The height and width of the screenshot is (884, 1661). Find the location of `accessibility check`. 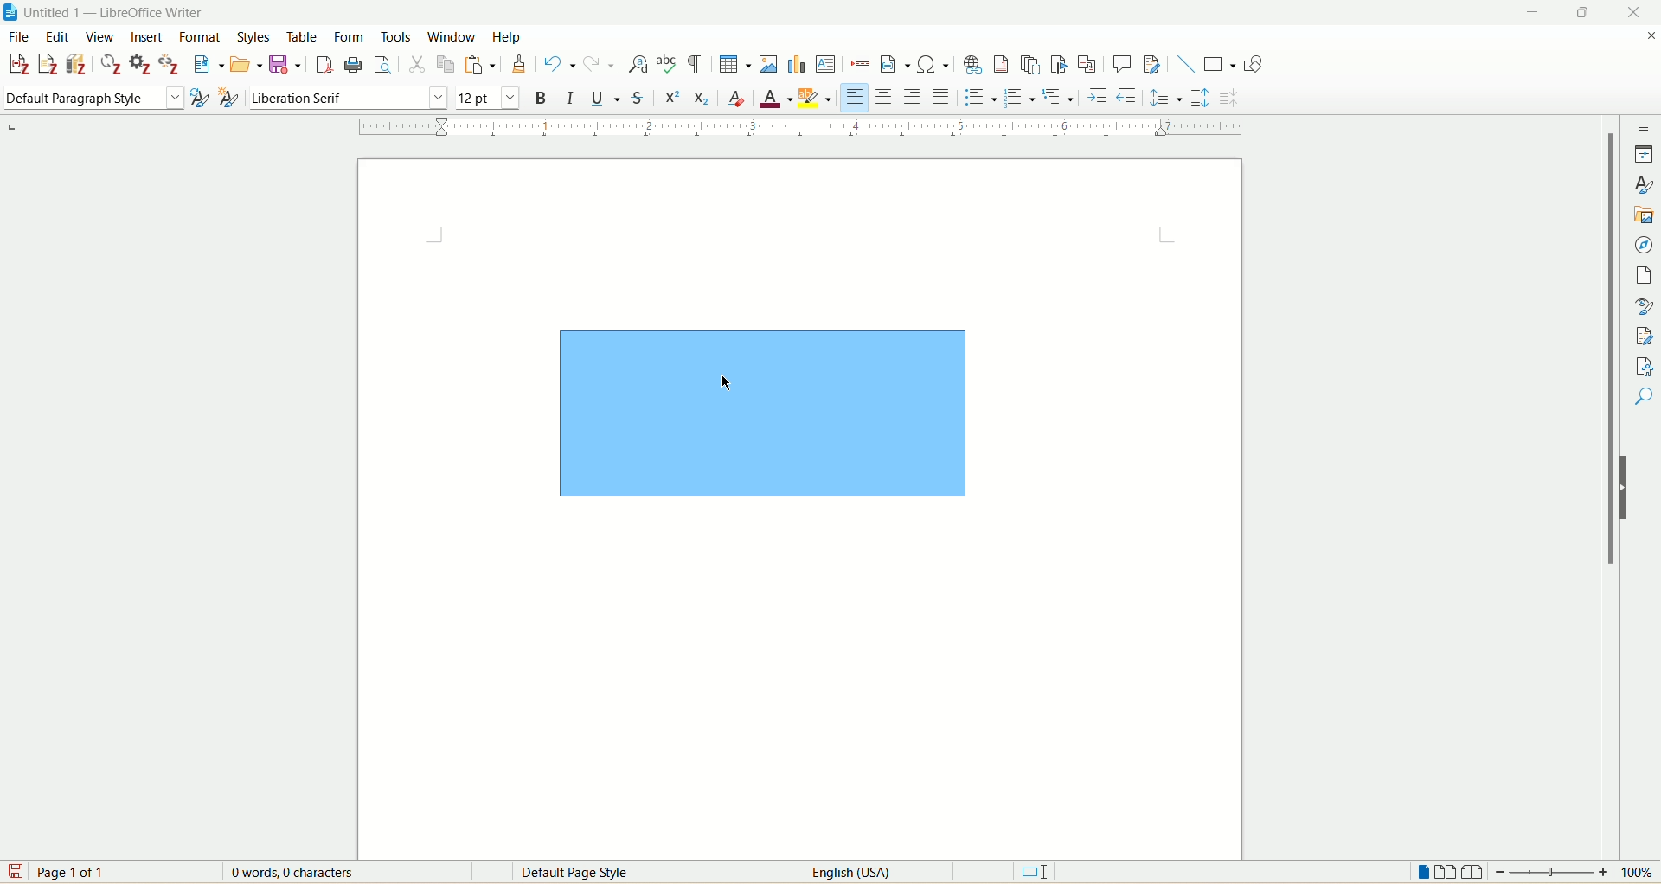

accessibility check is located at coordinates (1643, 367).